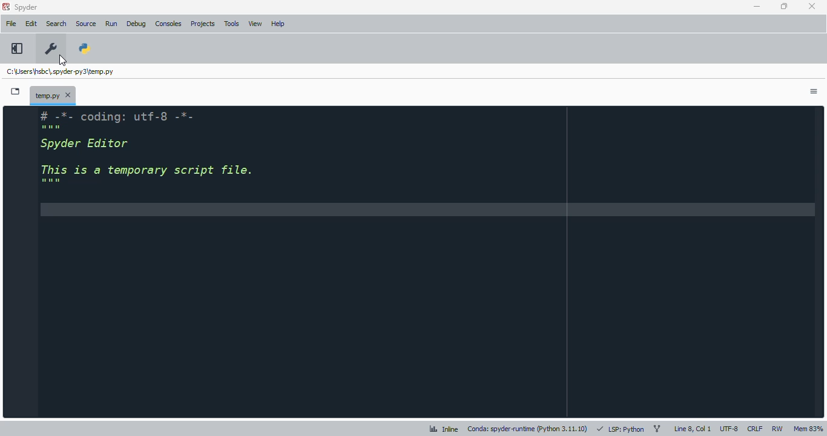  I want to click on cursor, so click(62, 59).